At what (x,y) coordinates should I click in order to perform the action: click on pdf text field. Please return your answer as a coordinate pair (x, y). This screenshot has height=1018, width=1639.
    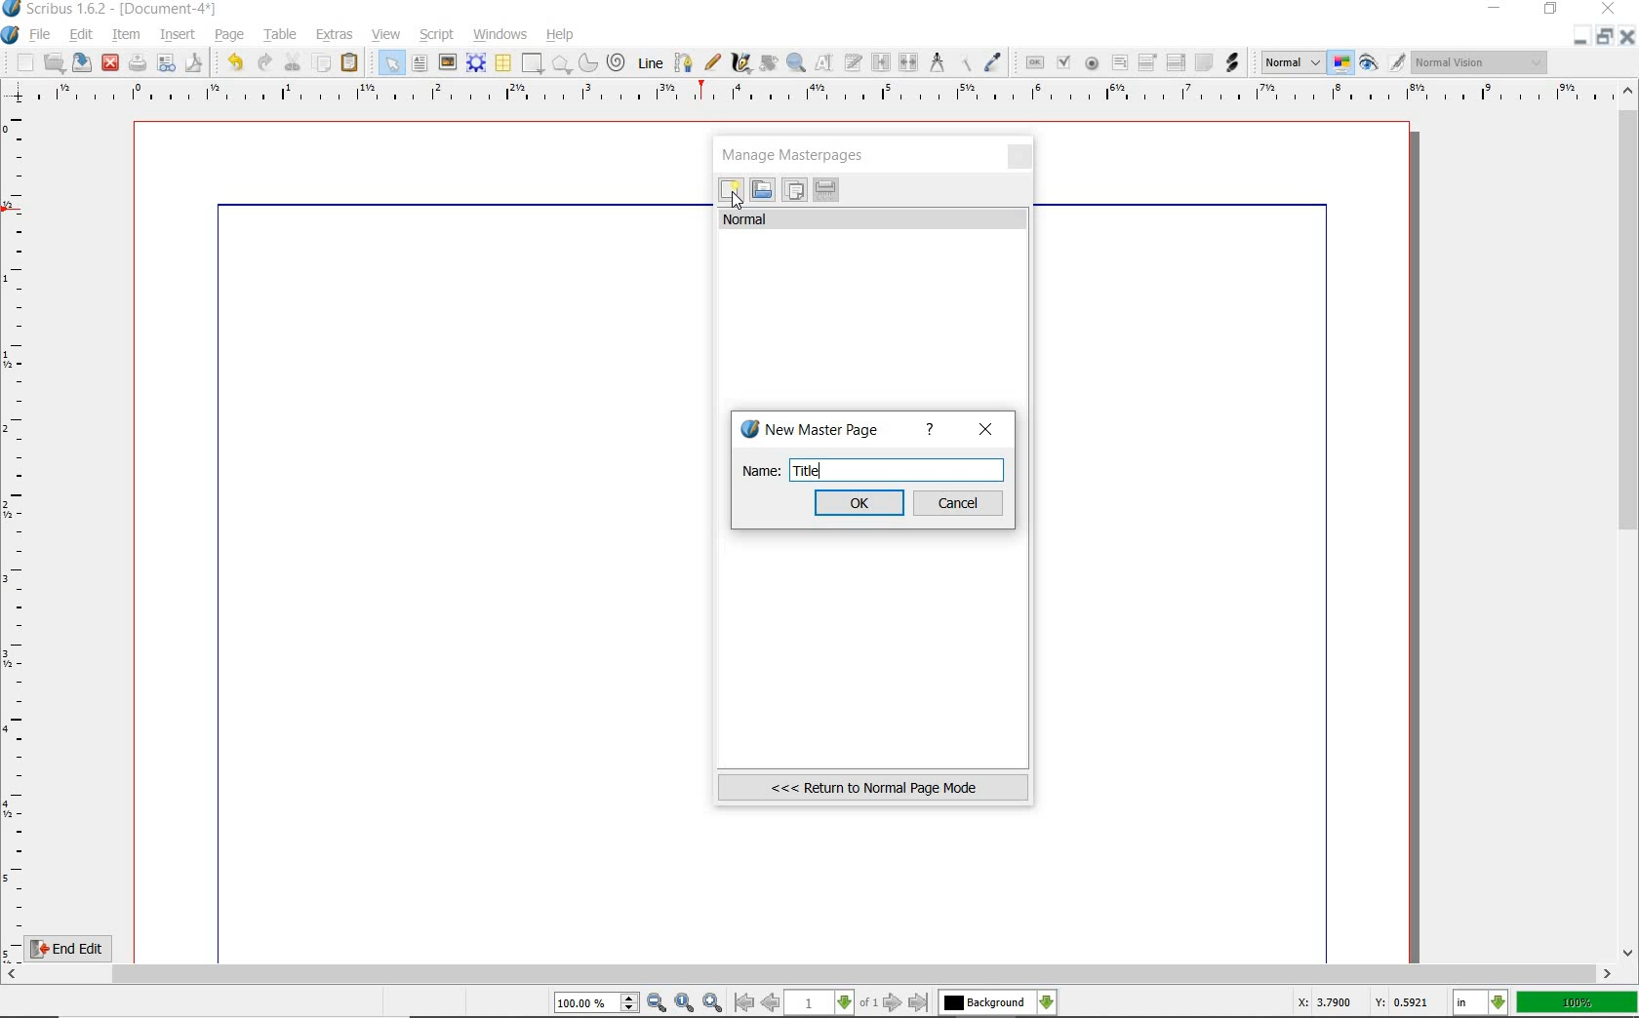
    Looking at the image, I should click on (1119, 63).